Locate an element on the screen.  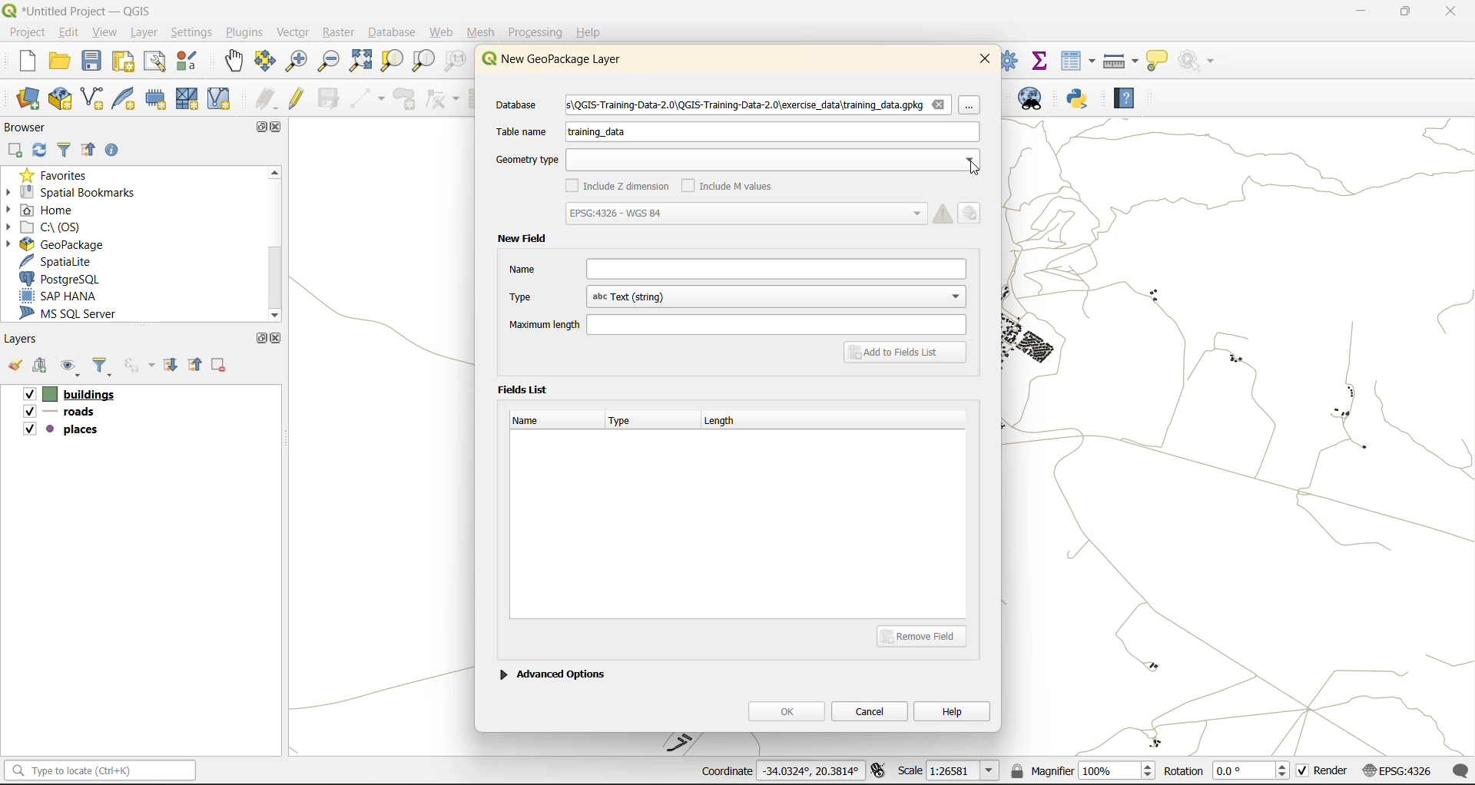
Scroll bar is located at coordinates (273, 243).